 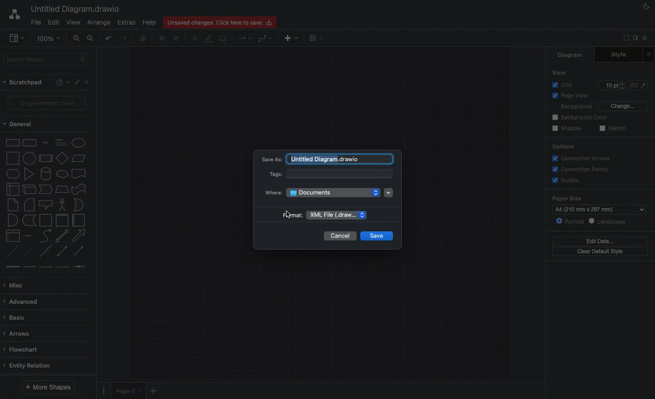 I want to click on Help, so click(x=57, y=81).